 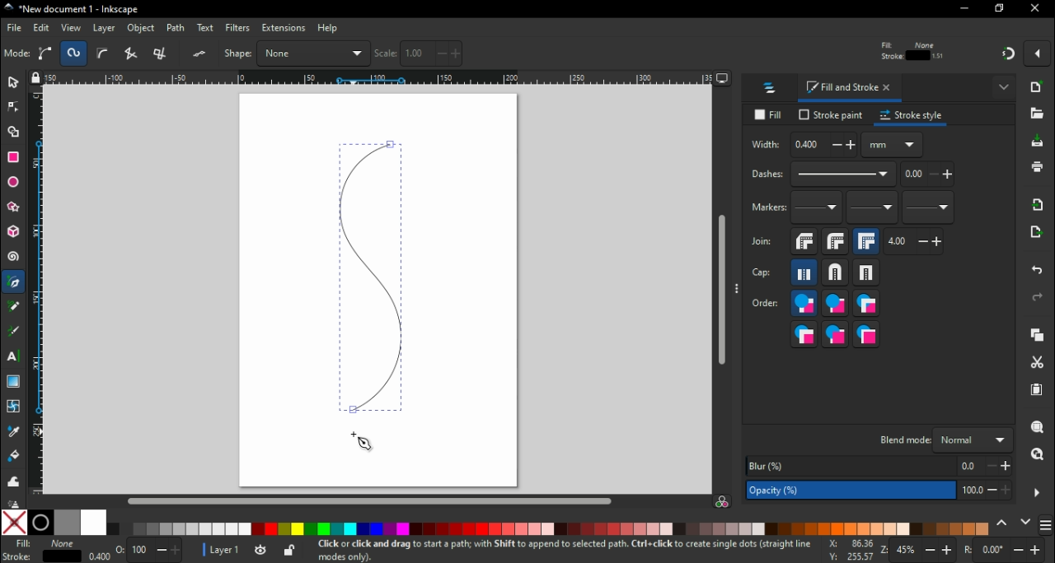 What do you see at coordinates (163, 54) in the screenshot?
I see `create a sequence of paraxial line segments` at bounding box center [163, 54].